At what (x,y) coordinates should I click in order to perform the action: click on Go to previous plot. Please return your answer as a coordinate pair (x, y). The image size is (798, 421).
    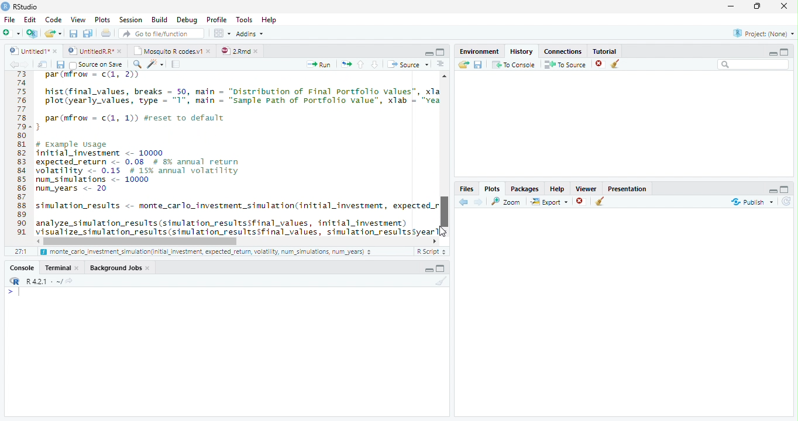
    Looking at the image, I should click on (464, 202).